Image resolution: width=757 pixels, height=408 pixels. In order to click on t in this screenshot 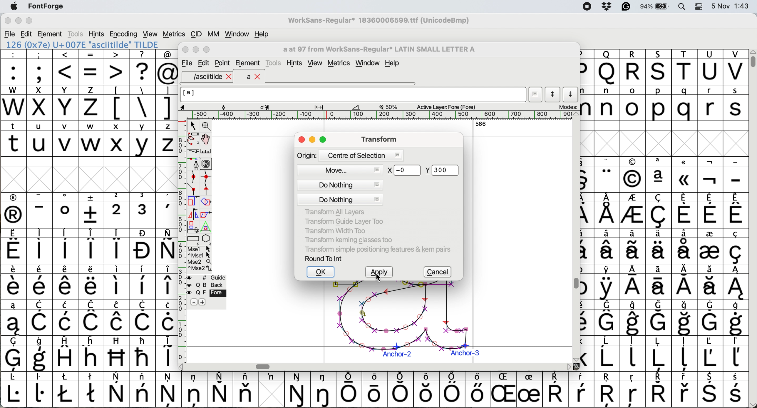, I will do `click(14, 138)`.